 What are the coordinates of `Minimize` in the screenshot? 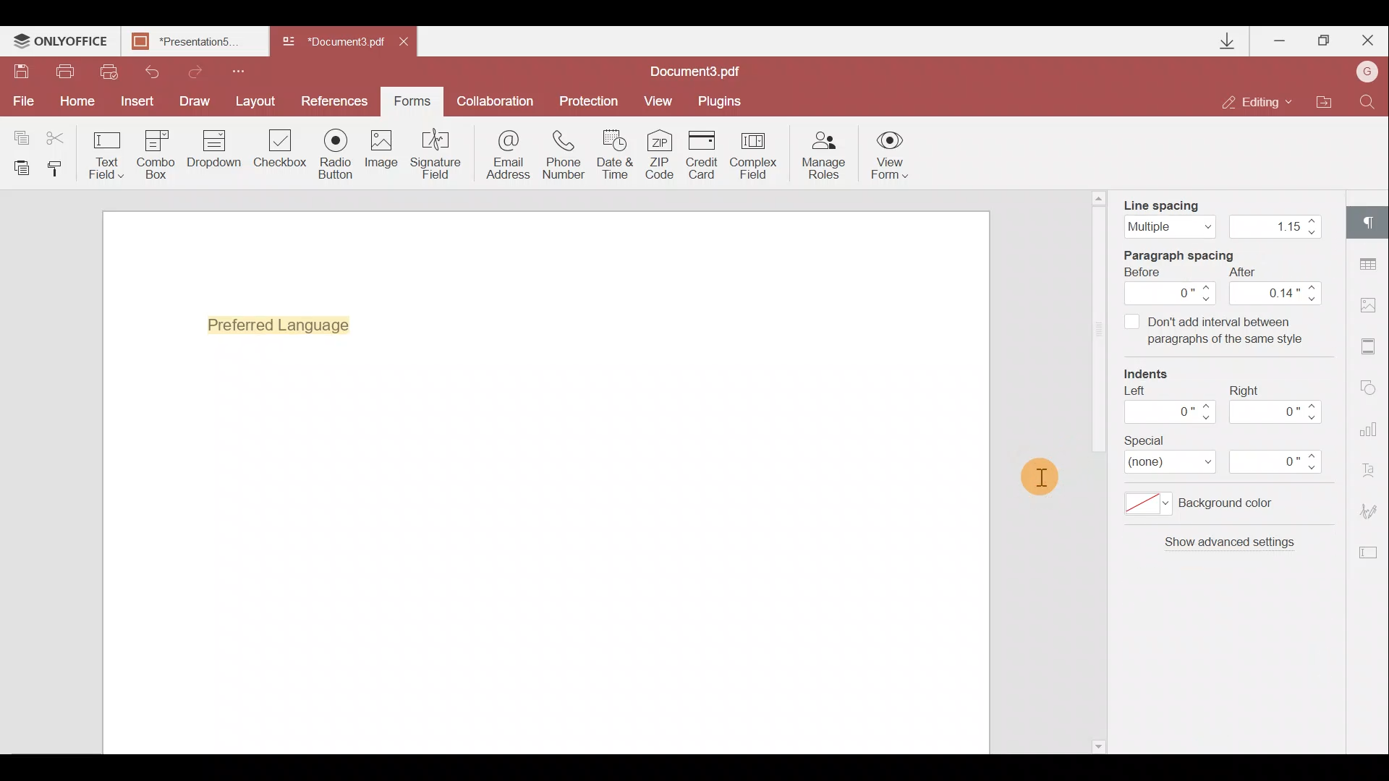 It's located at (1281, 38).